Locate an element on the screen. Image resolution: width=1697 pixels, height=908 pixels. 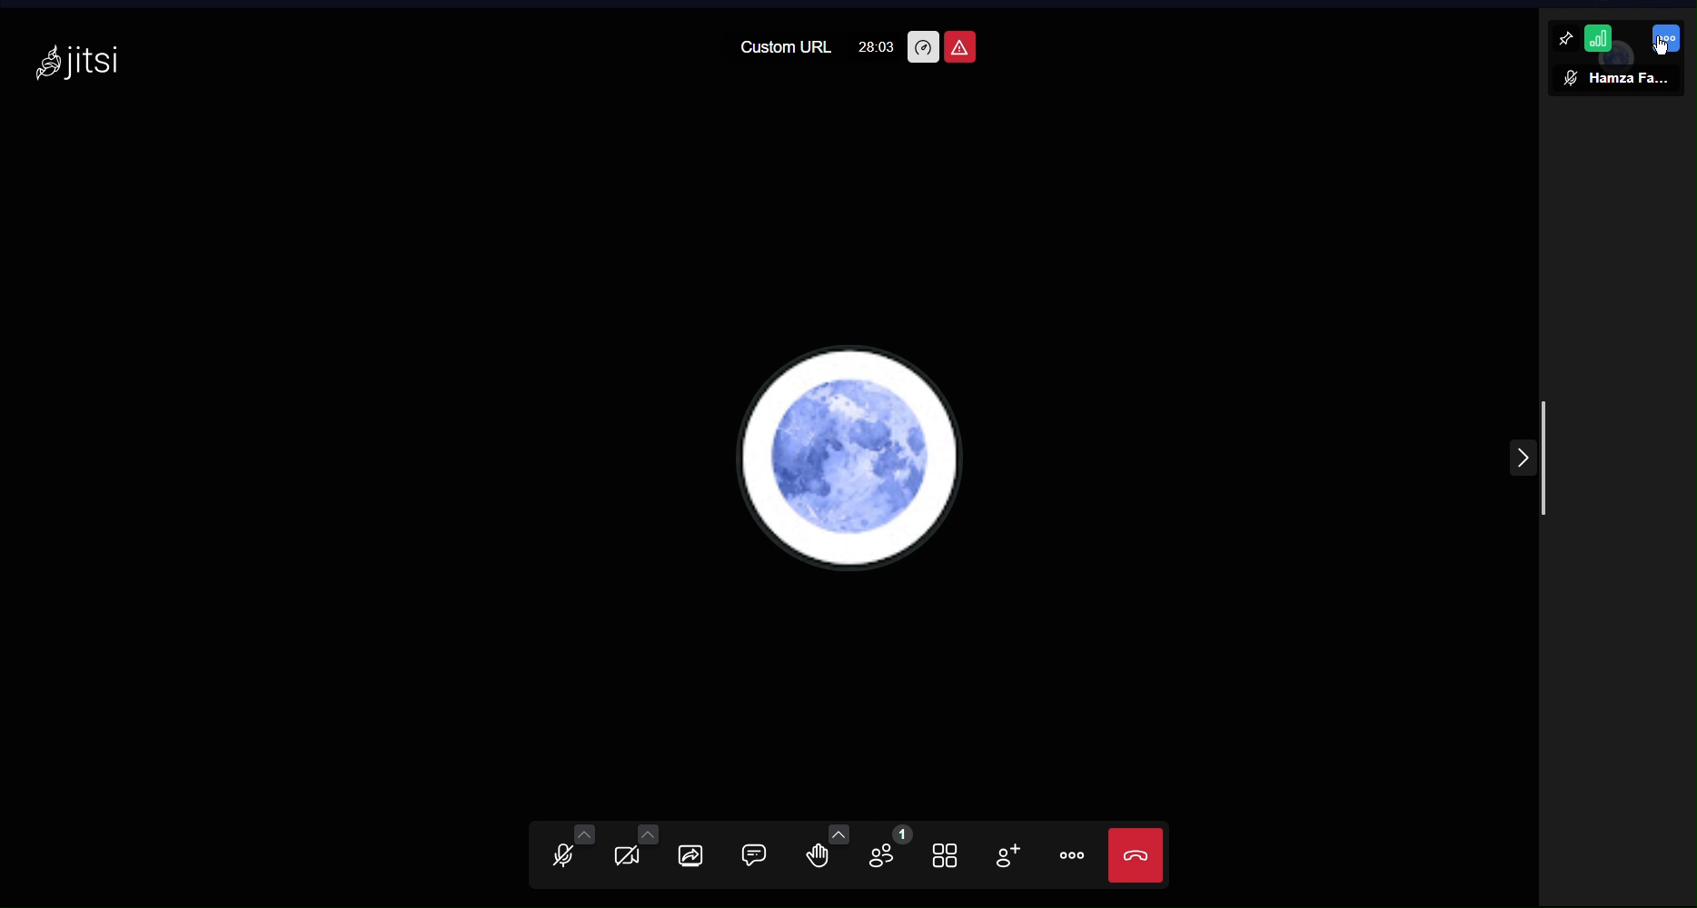
cursor is located at coordinates (1662, 48).